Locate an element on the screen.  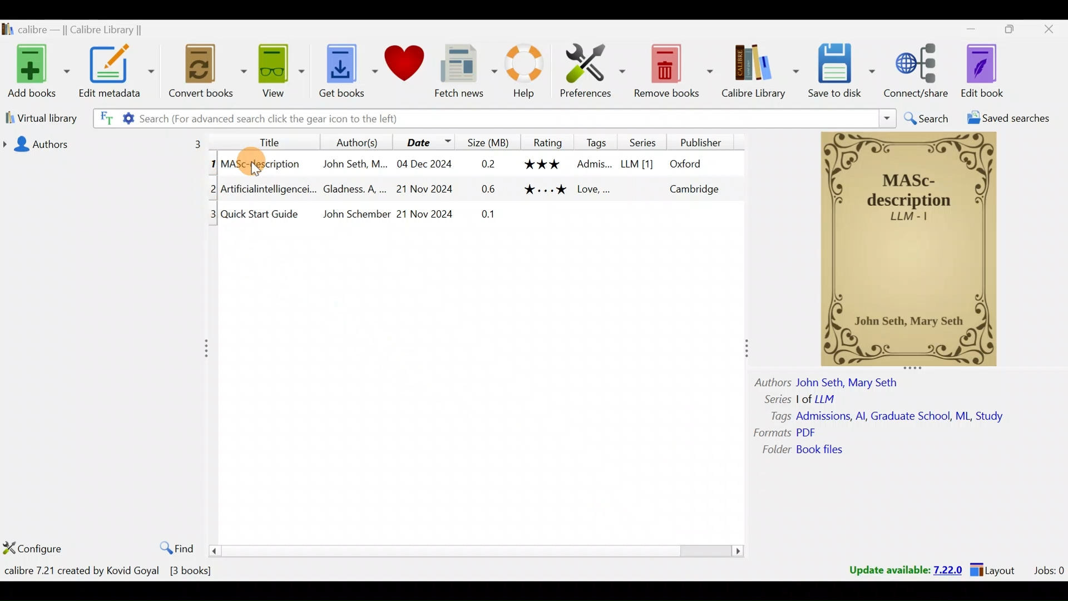
Convert books is located at coordinates (208, 73).